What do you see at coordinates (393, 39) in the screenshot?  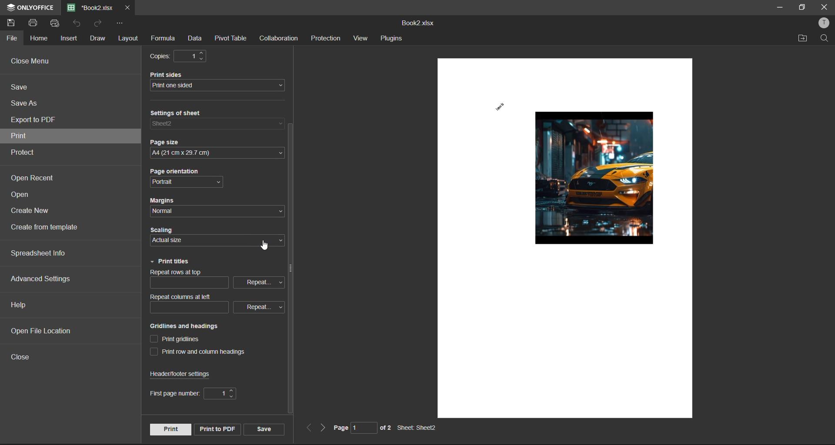 I see `plugins` at bounding box center [393, 39].